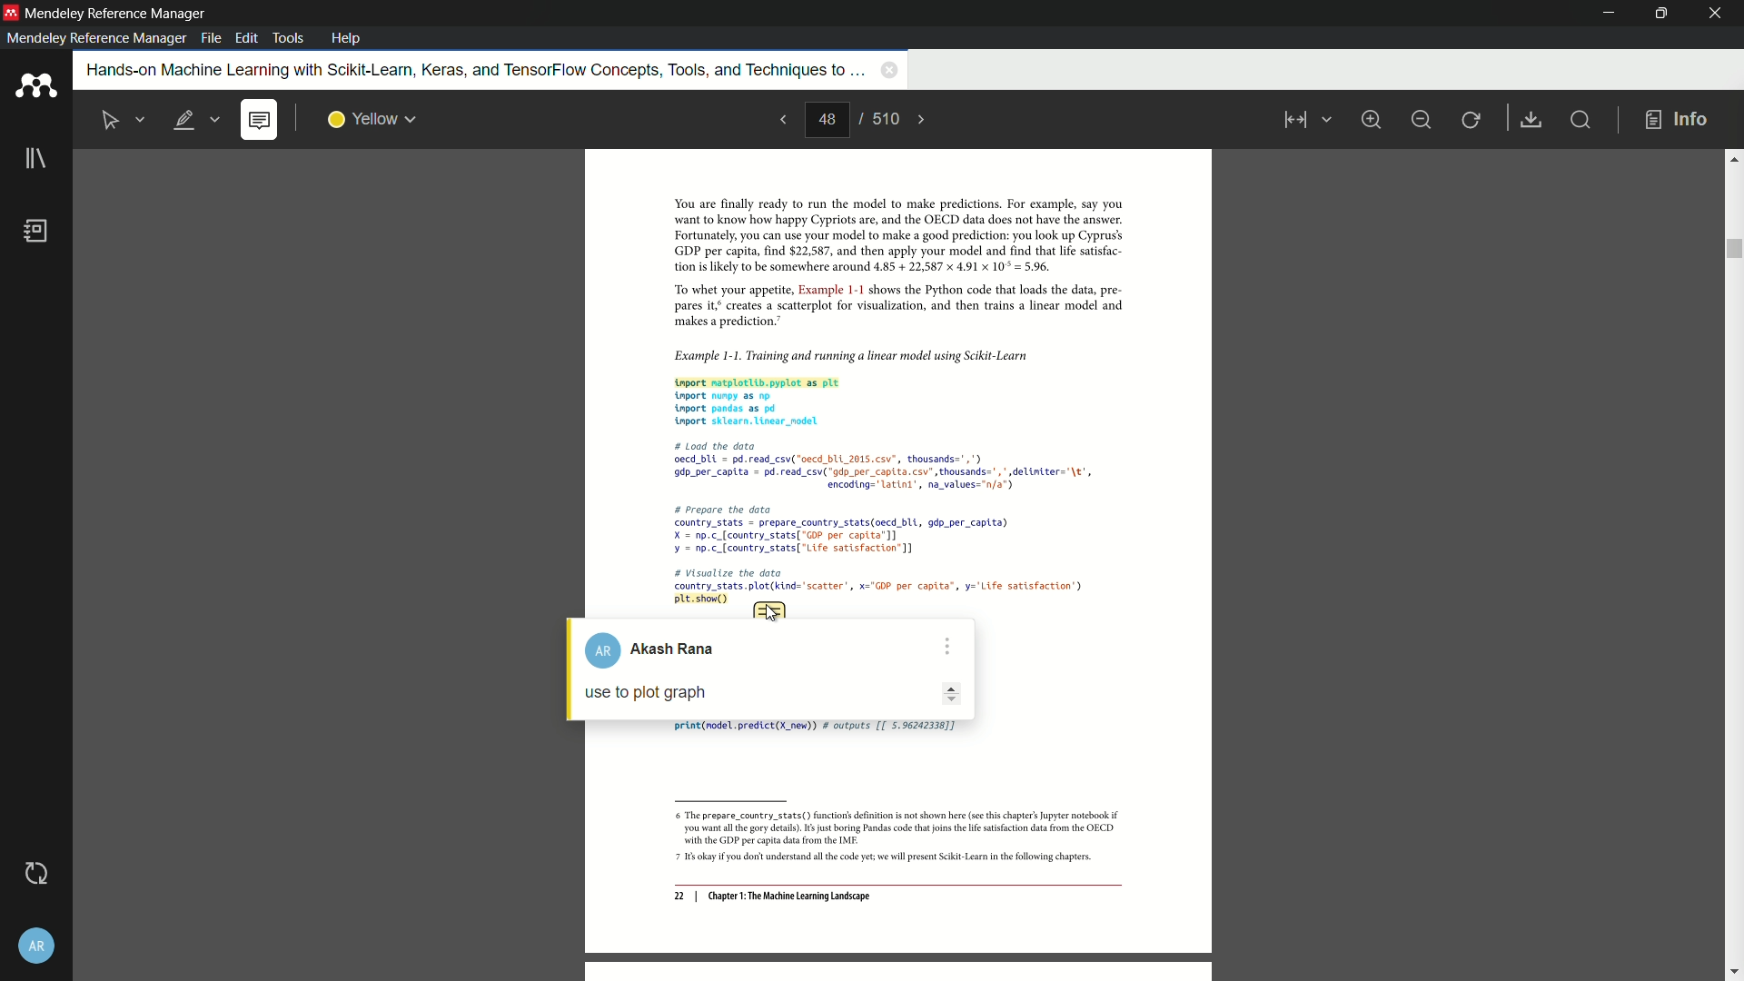  I want to click on book, so click(37, 231).